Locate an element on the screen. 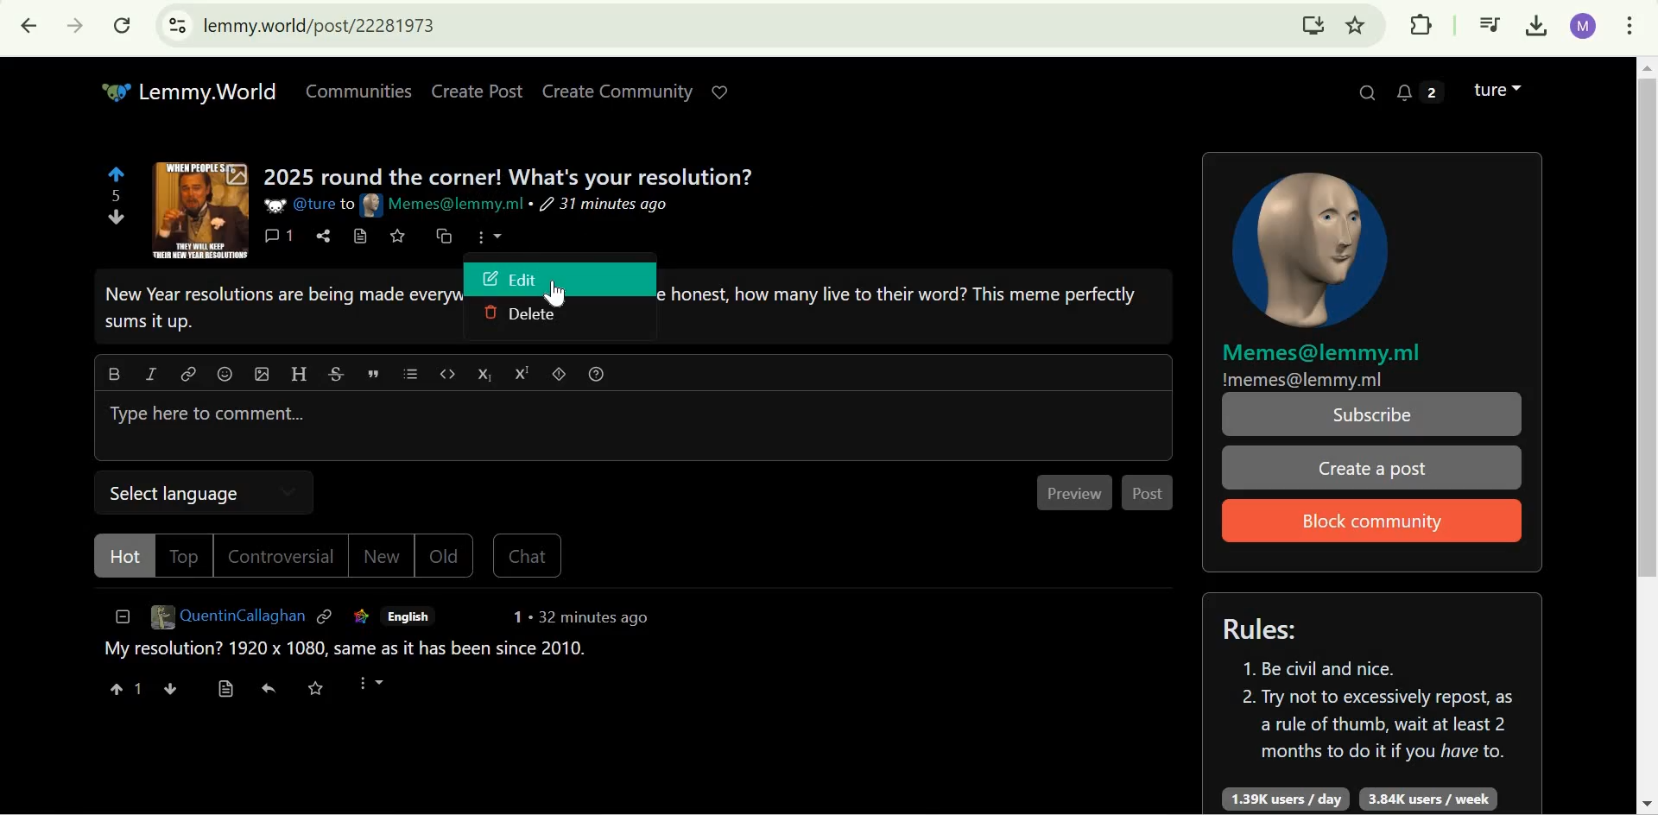 The image size is (1658, 815). View site information is located at coordinates (177, 26).